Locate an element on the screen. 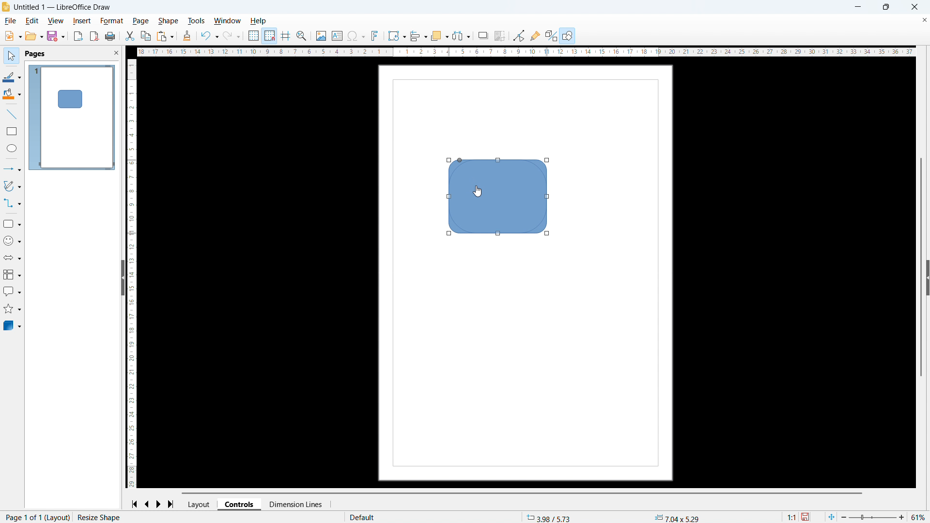 This screenshot has height=523, width=930. Go to first page  is located at coordinates (134, 505).